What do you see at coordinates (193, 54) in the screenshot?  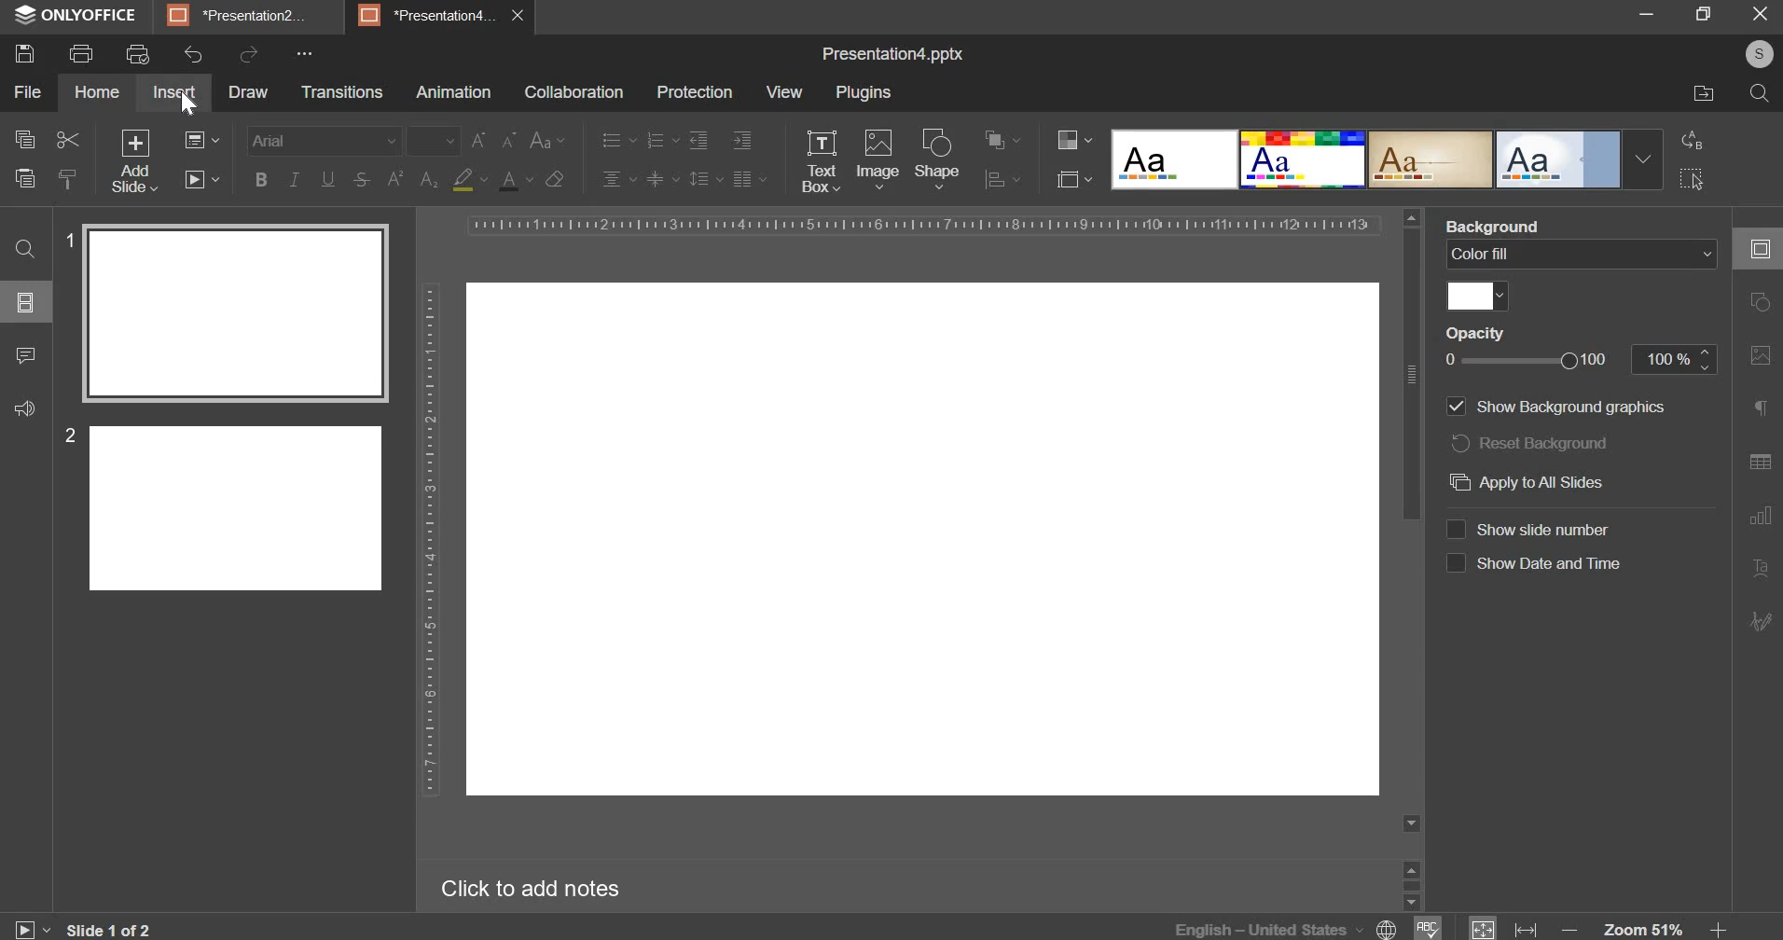 I see `undo` at bounding box center [193, 54].